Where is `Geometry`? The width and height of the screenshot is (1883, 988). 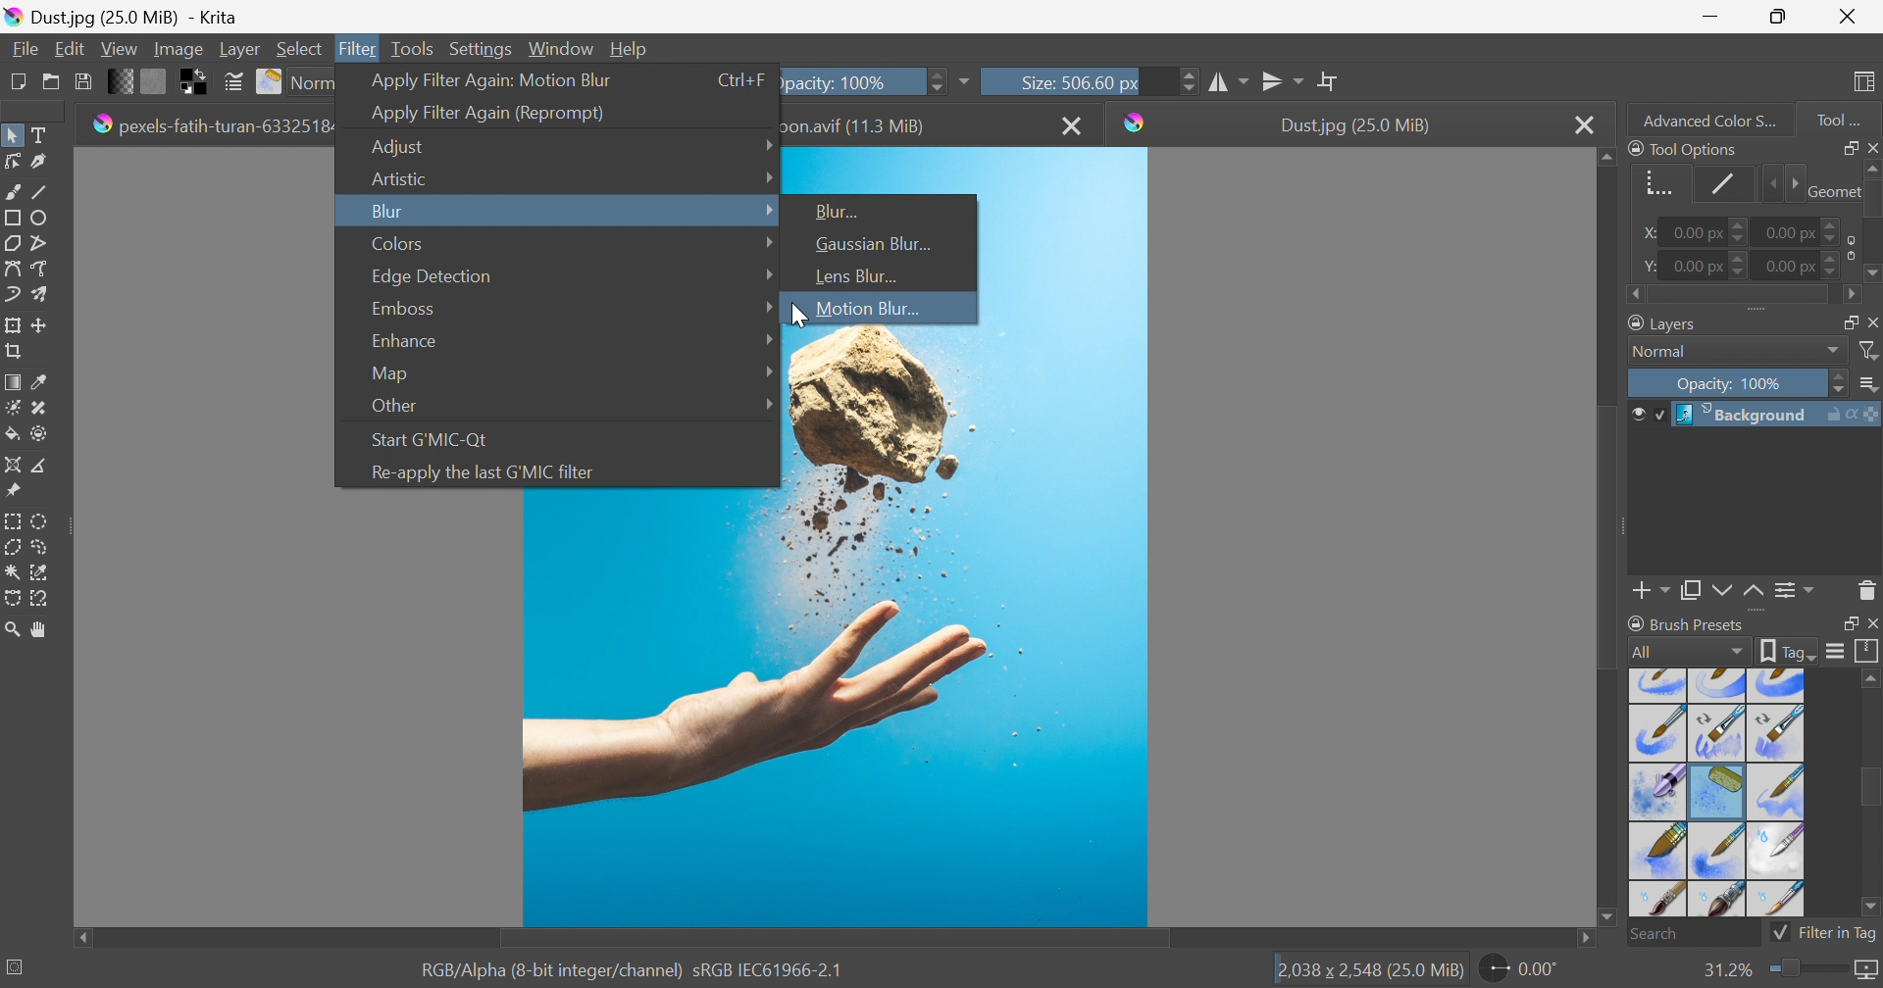 Geometry is located at coordinates (1831, 189).